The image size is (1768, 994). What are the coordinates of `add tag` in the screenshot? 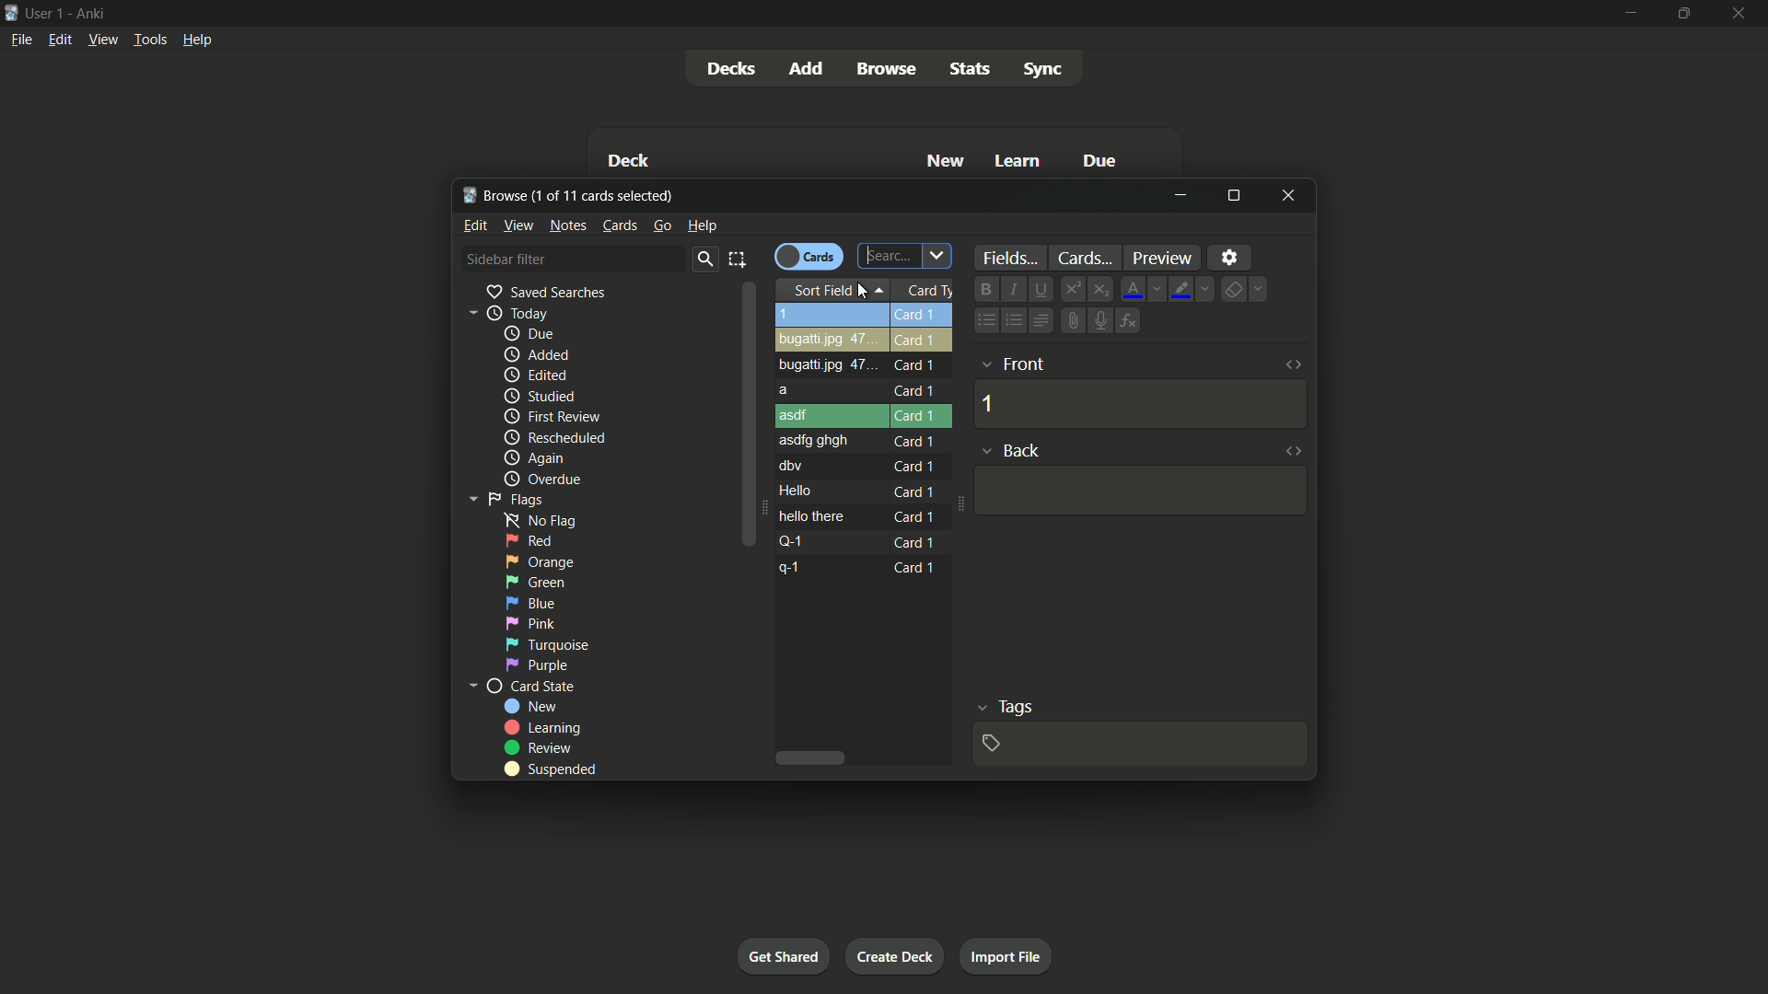 It's located at (992, 743).